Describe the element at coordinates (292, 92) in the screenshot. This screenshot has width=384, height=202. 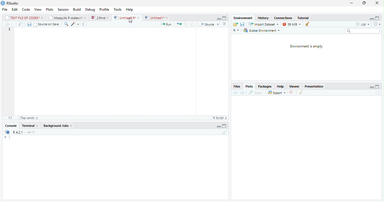
I see `Delete` at that location.